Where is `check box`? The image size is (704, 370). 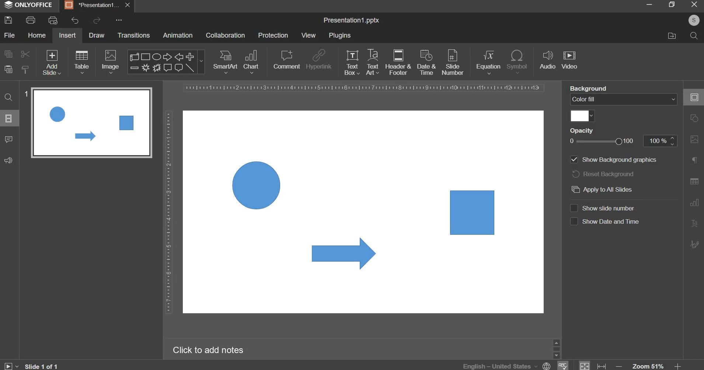
check box is located at coordinates (574, 221).